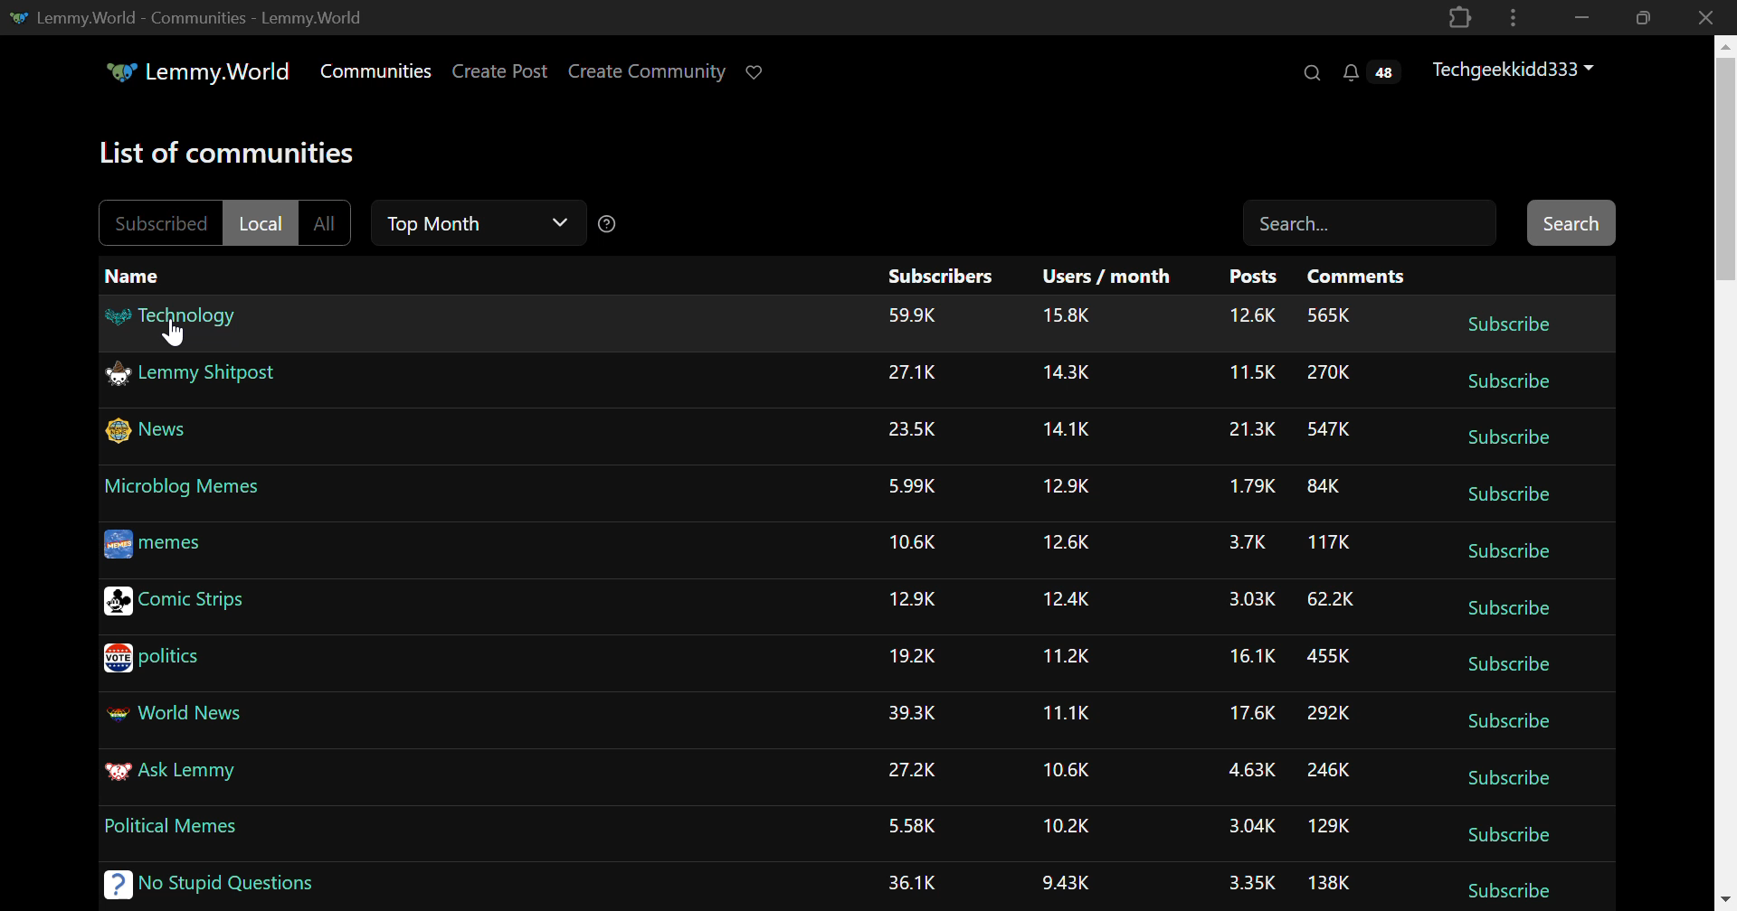 This screenshot has width=1737, height=911. What do you see at coordinates (1329, 431) in the screenshot?
I see `547K` at bounding box center [1329, 431].